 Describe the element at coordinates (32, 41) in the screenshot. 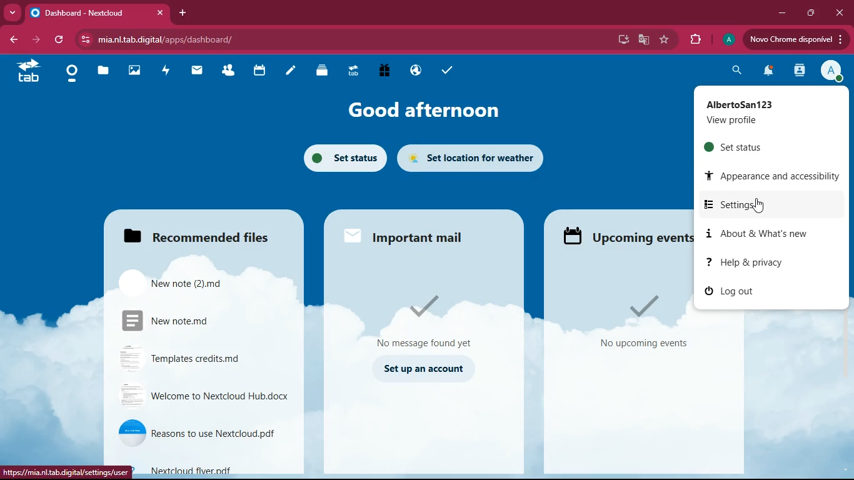

I see `forward` at that location.